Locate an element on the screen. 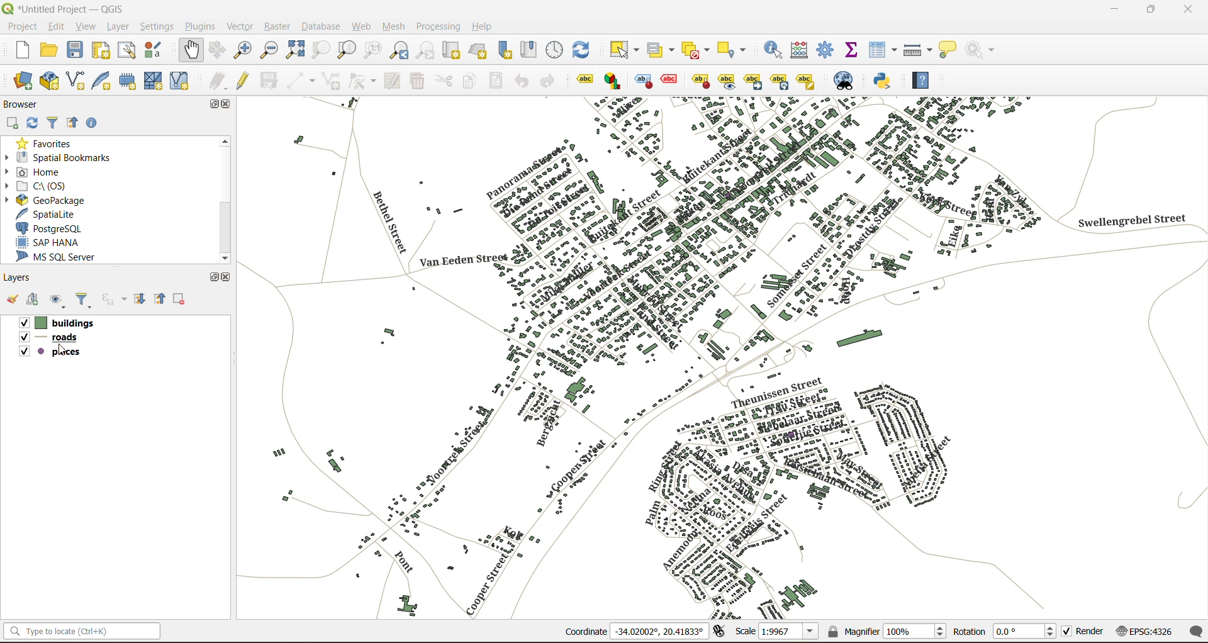 The height and width of the screenshot is (643, 1208). refresh is located at coordinates (586, 50).